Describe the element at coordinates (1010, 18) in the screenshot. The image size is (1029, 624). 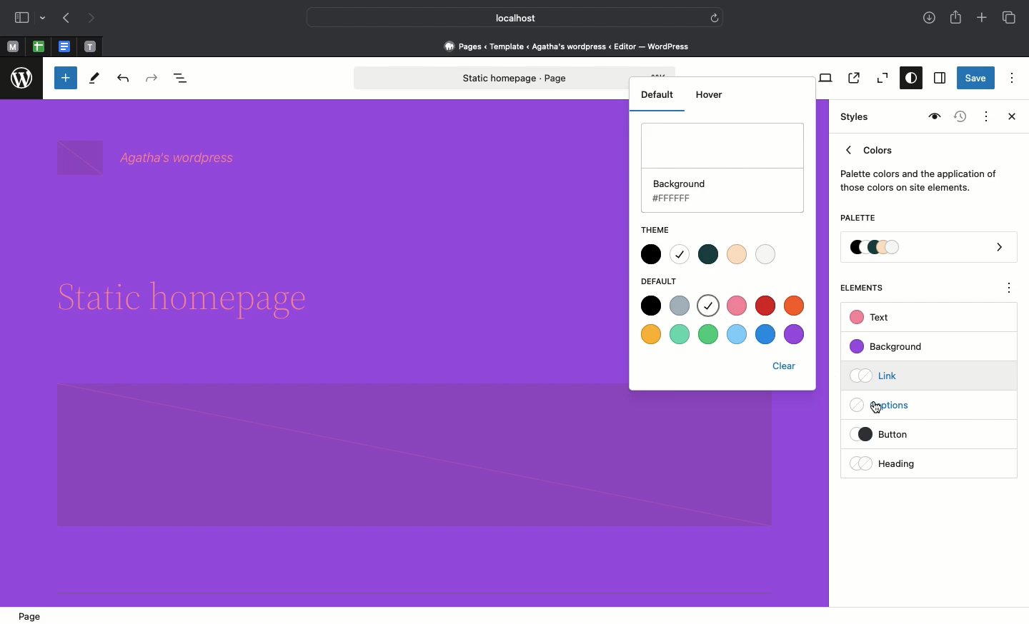
I see `Tabs` at that location.